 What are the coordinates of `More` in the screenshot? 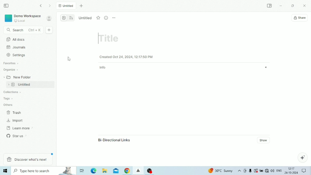 It's located at (114, 18).